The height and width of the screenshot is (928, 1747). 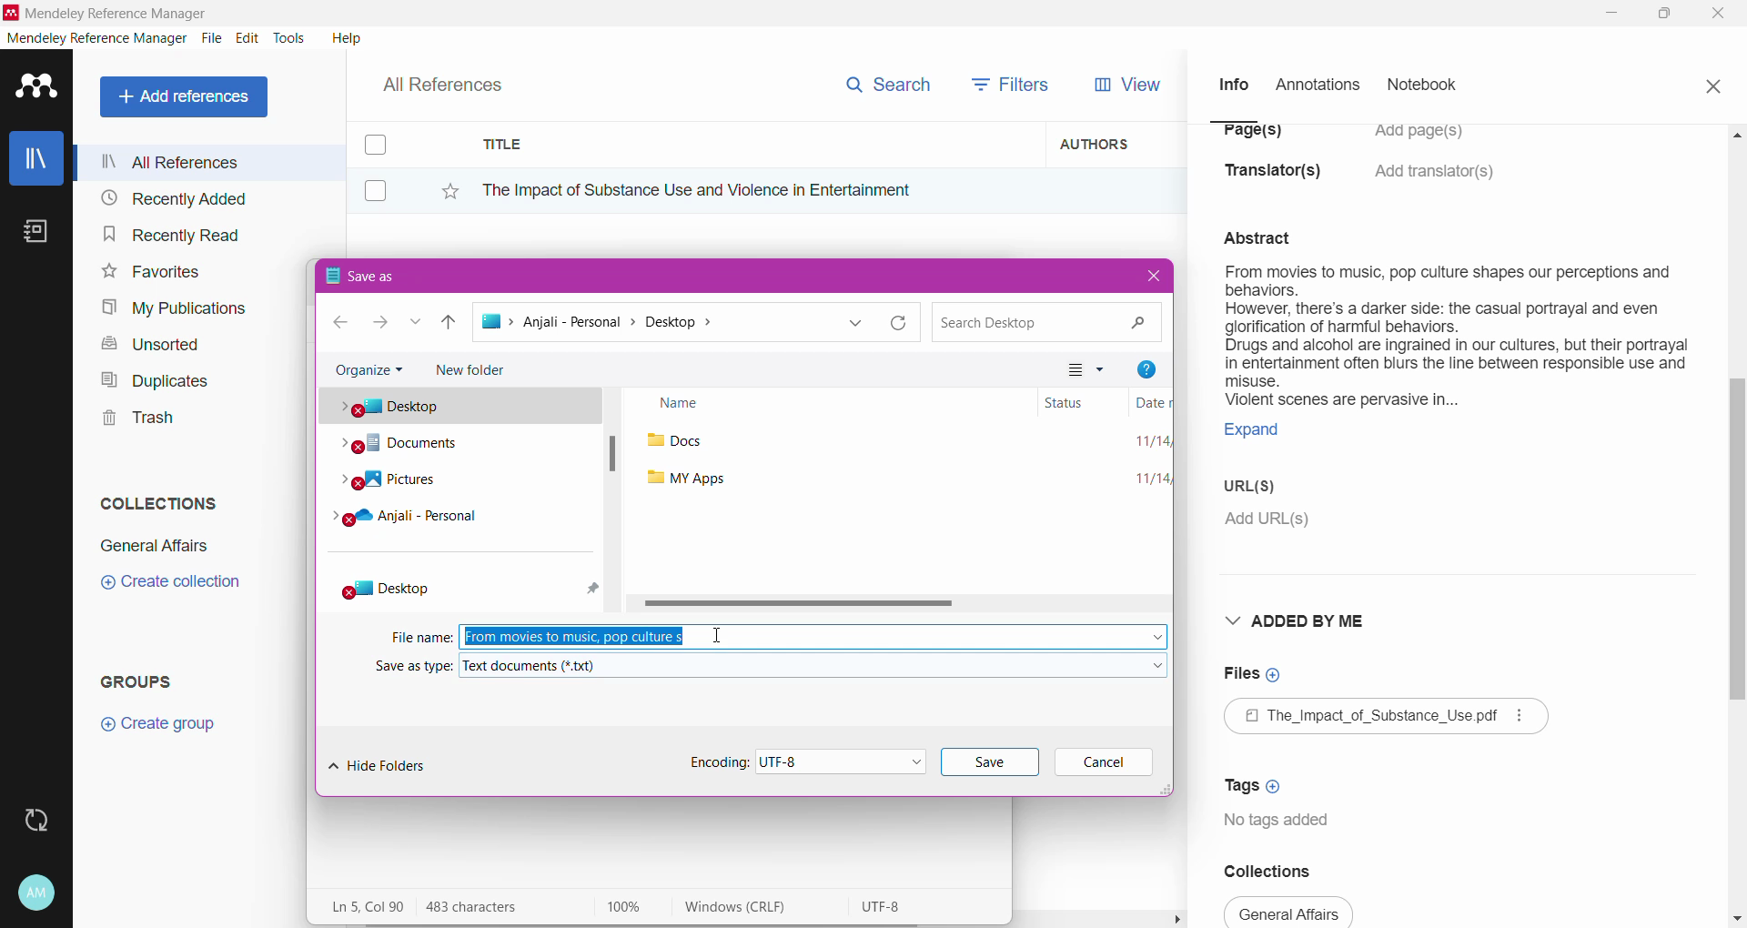 What do you see at coordinates (681, 443) in the screenshot?
I see `docs` at bounding box center [681, 443].